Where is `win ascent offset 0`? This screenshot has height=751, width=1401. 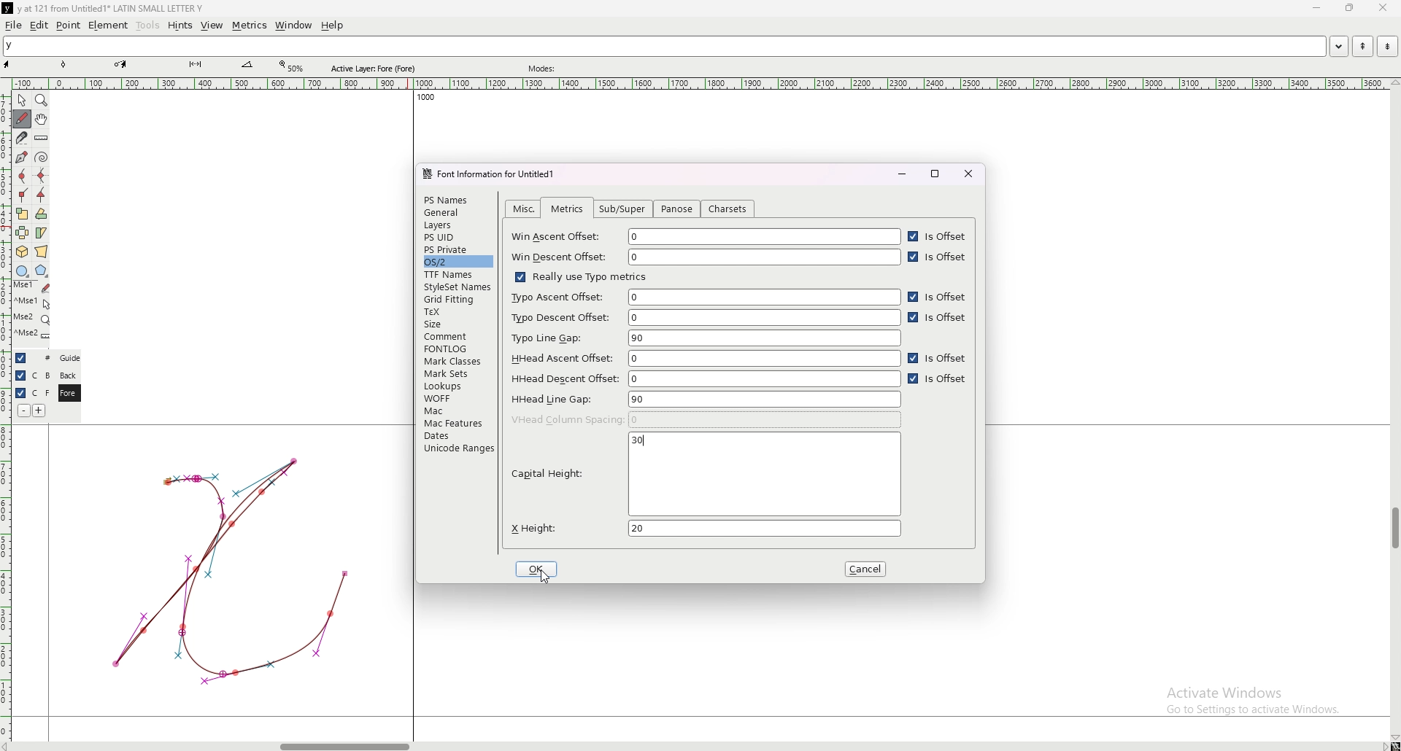
win ascent offset 0 is located at coordinates (706, 237).